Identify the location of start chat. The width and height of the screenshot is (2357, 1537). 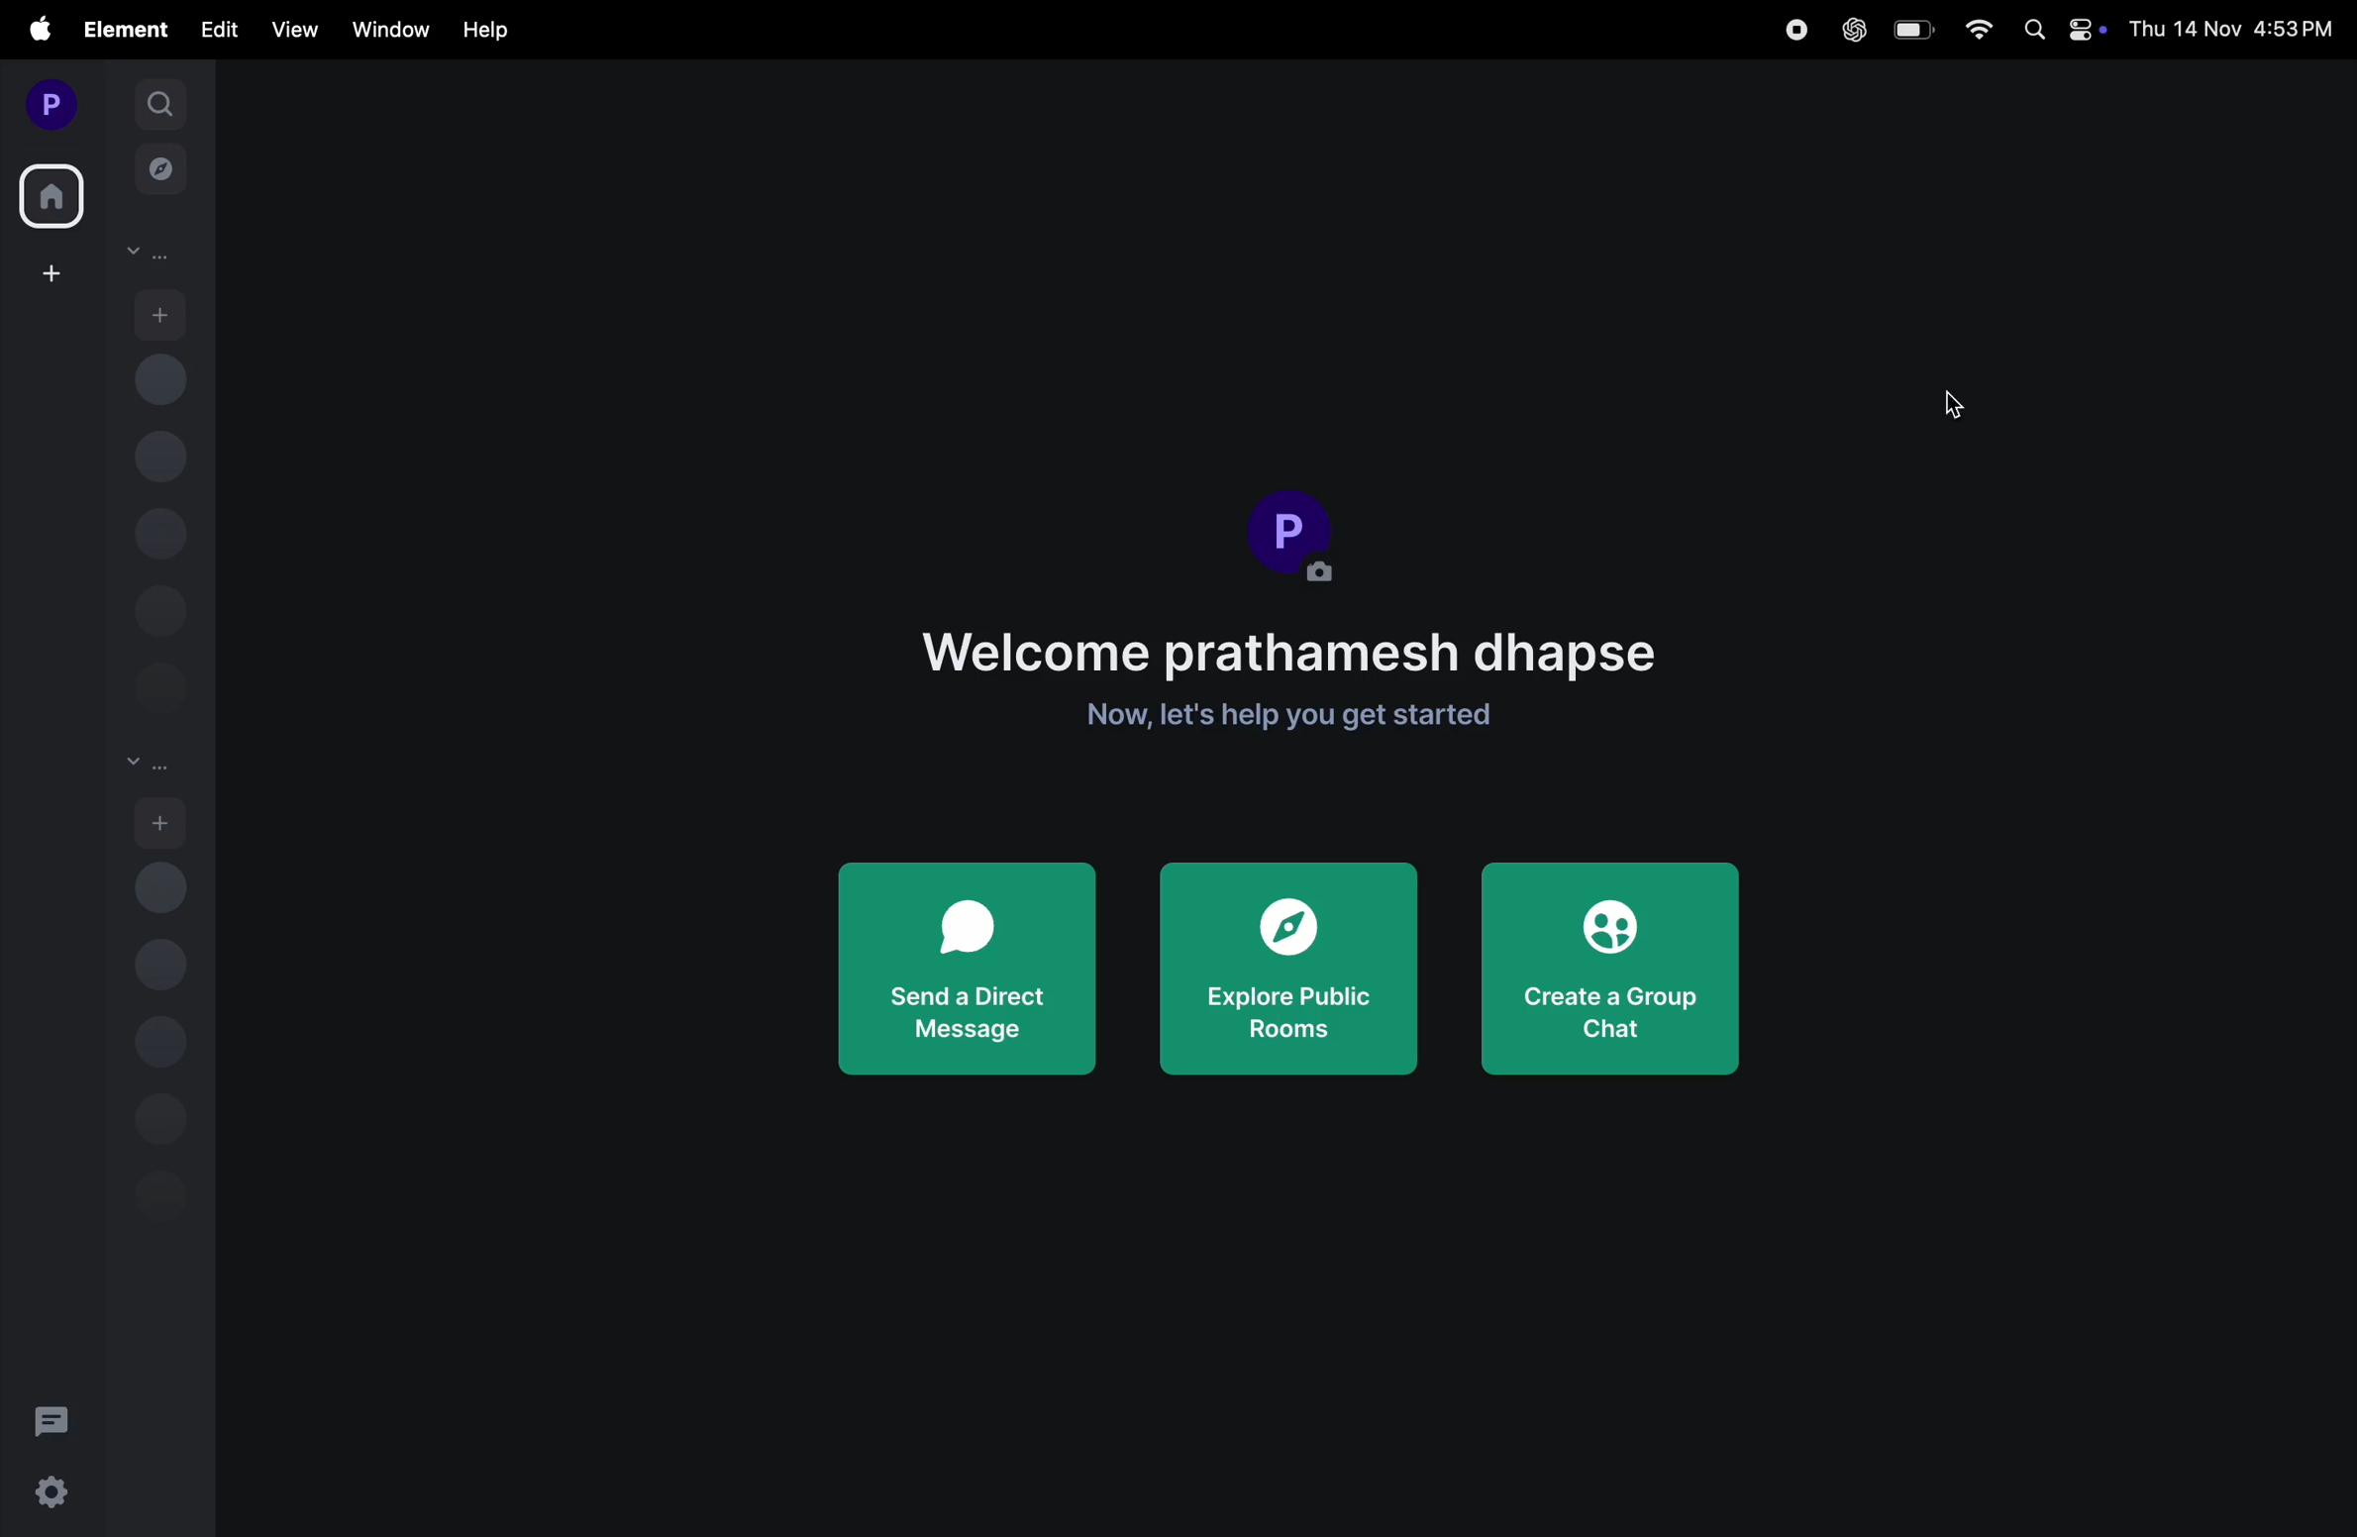
(161, 315).